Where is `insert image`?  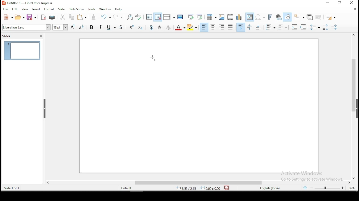 insert image is located at coordinates (222, 17).